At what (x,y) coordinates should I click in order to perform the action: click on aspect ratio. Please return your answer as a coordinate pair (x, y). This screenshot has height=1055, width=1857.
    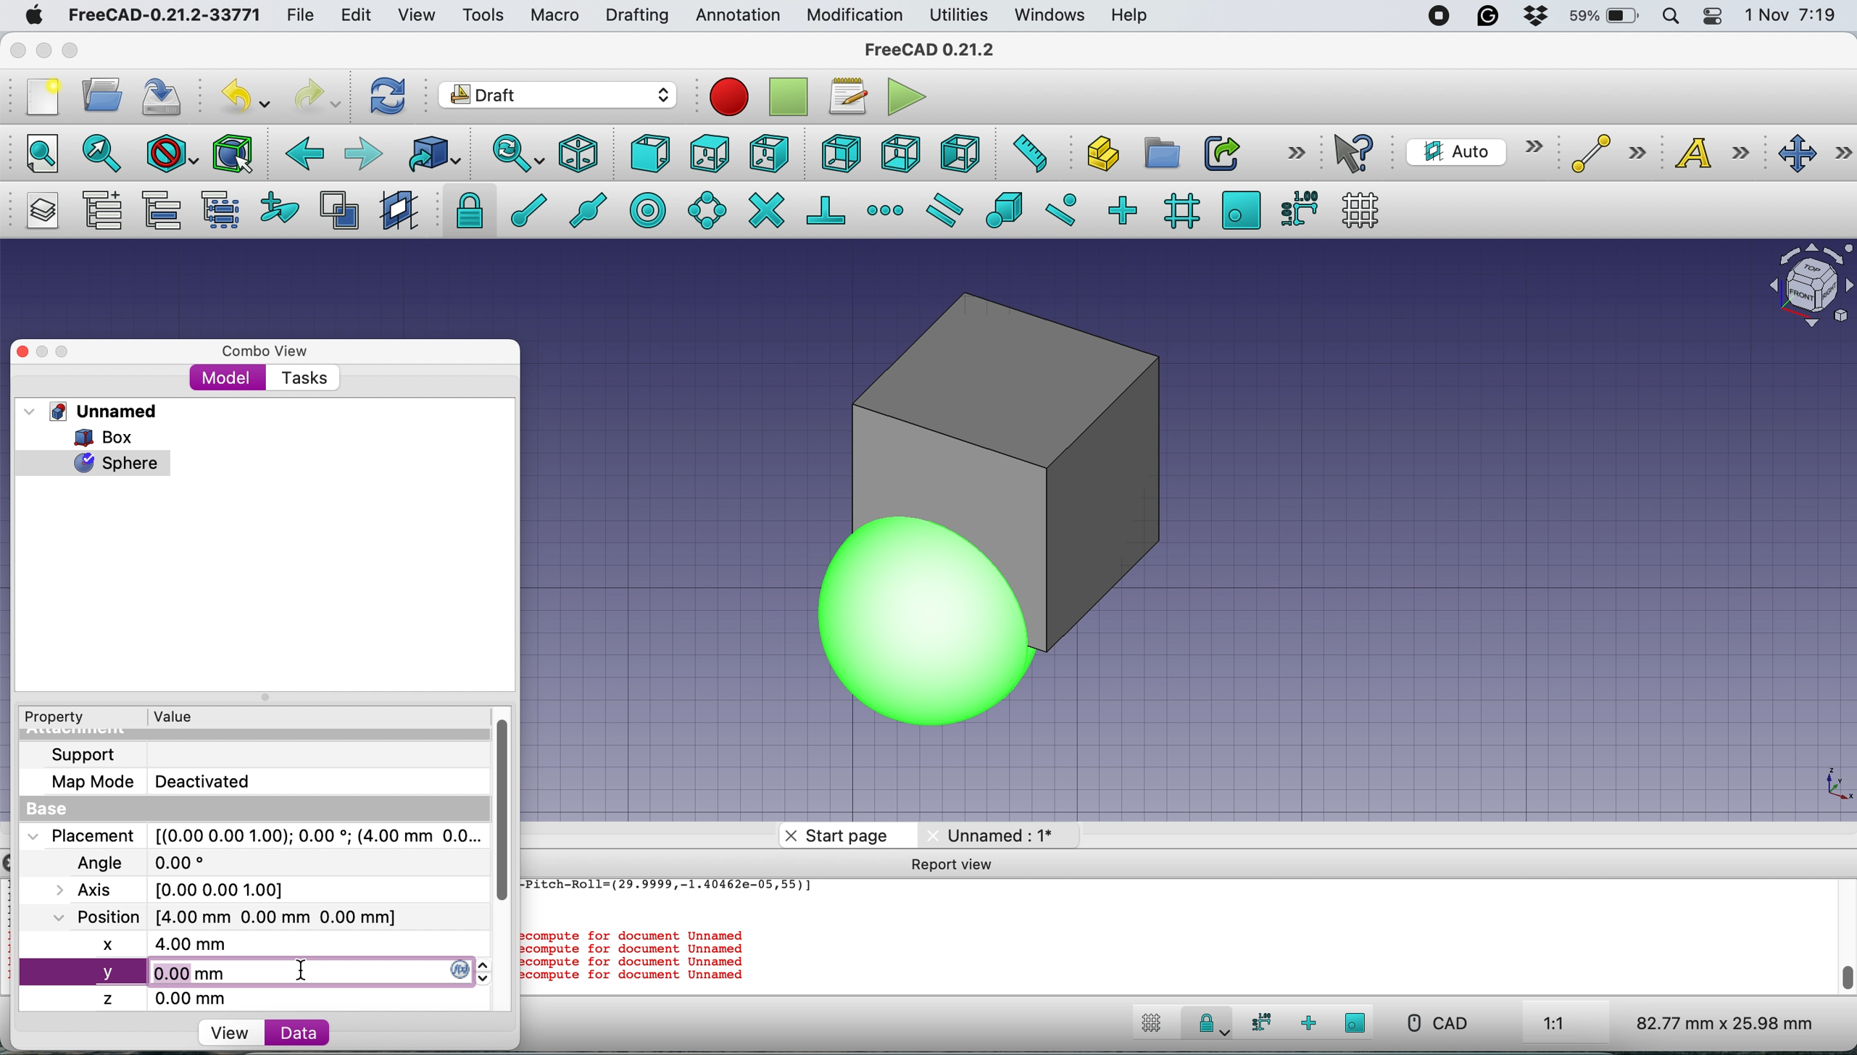
    Looking at the image, I should click on (1555, 1025).